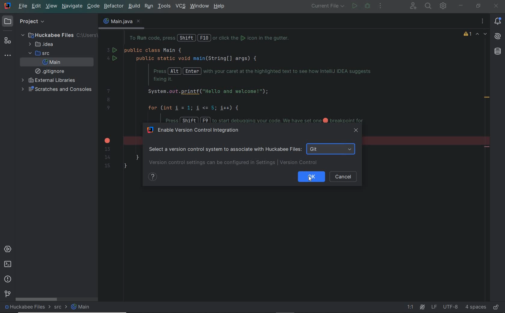 The width and height of the screenshot is (505, 313). I want to click on window, so click(199, 6).